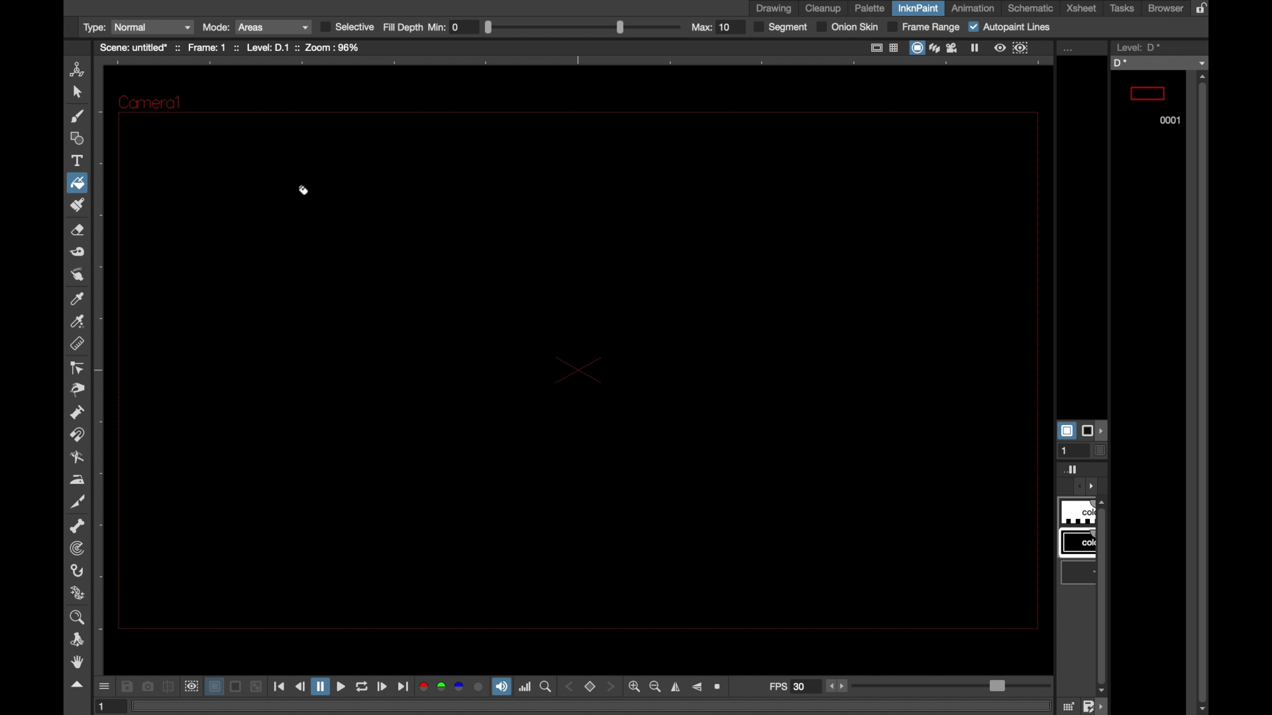 This screenshot has width=1272, height=715. Describe the element at coordinates (281, 687) in the screenshot. I see `first frame` at that location.